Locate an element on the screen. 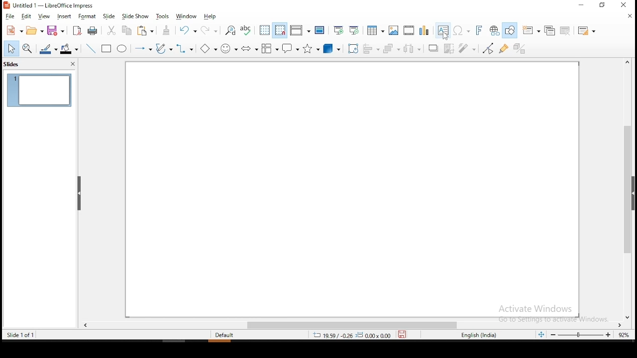 This screenshot has width=637, height=358. toggle extrusion is located at coordinates (522, 50).